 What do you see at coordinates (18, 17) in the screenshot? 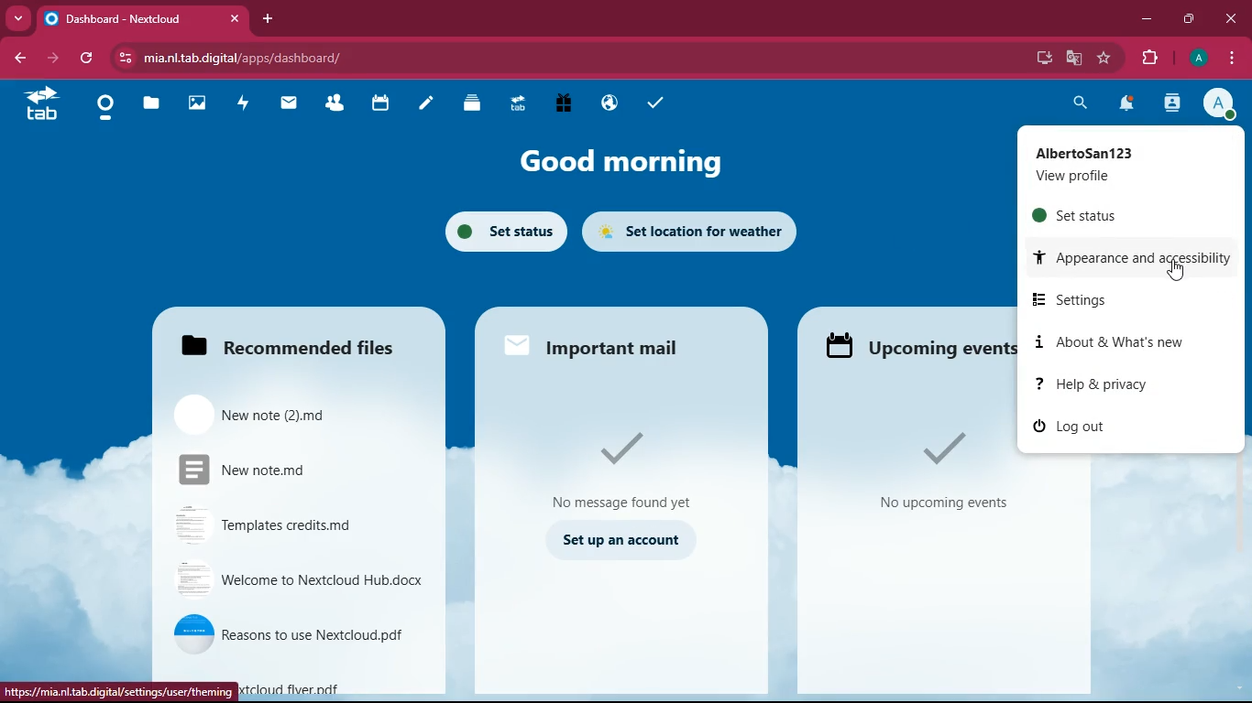
I see `more` at bounding box center [18, 17].